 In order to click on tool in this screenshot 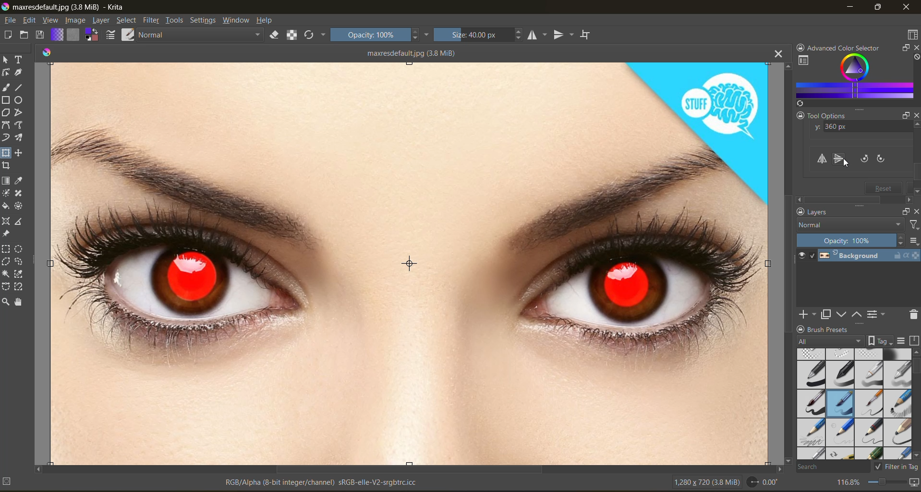, I will do `click(8, 137)`.